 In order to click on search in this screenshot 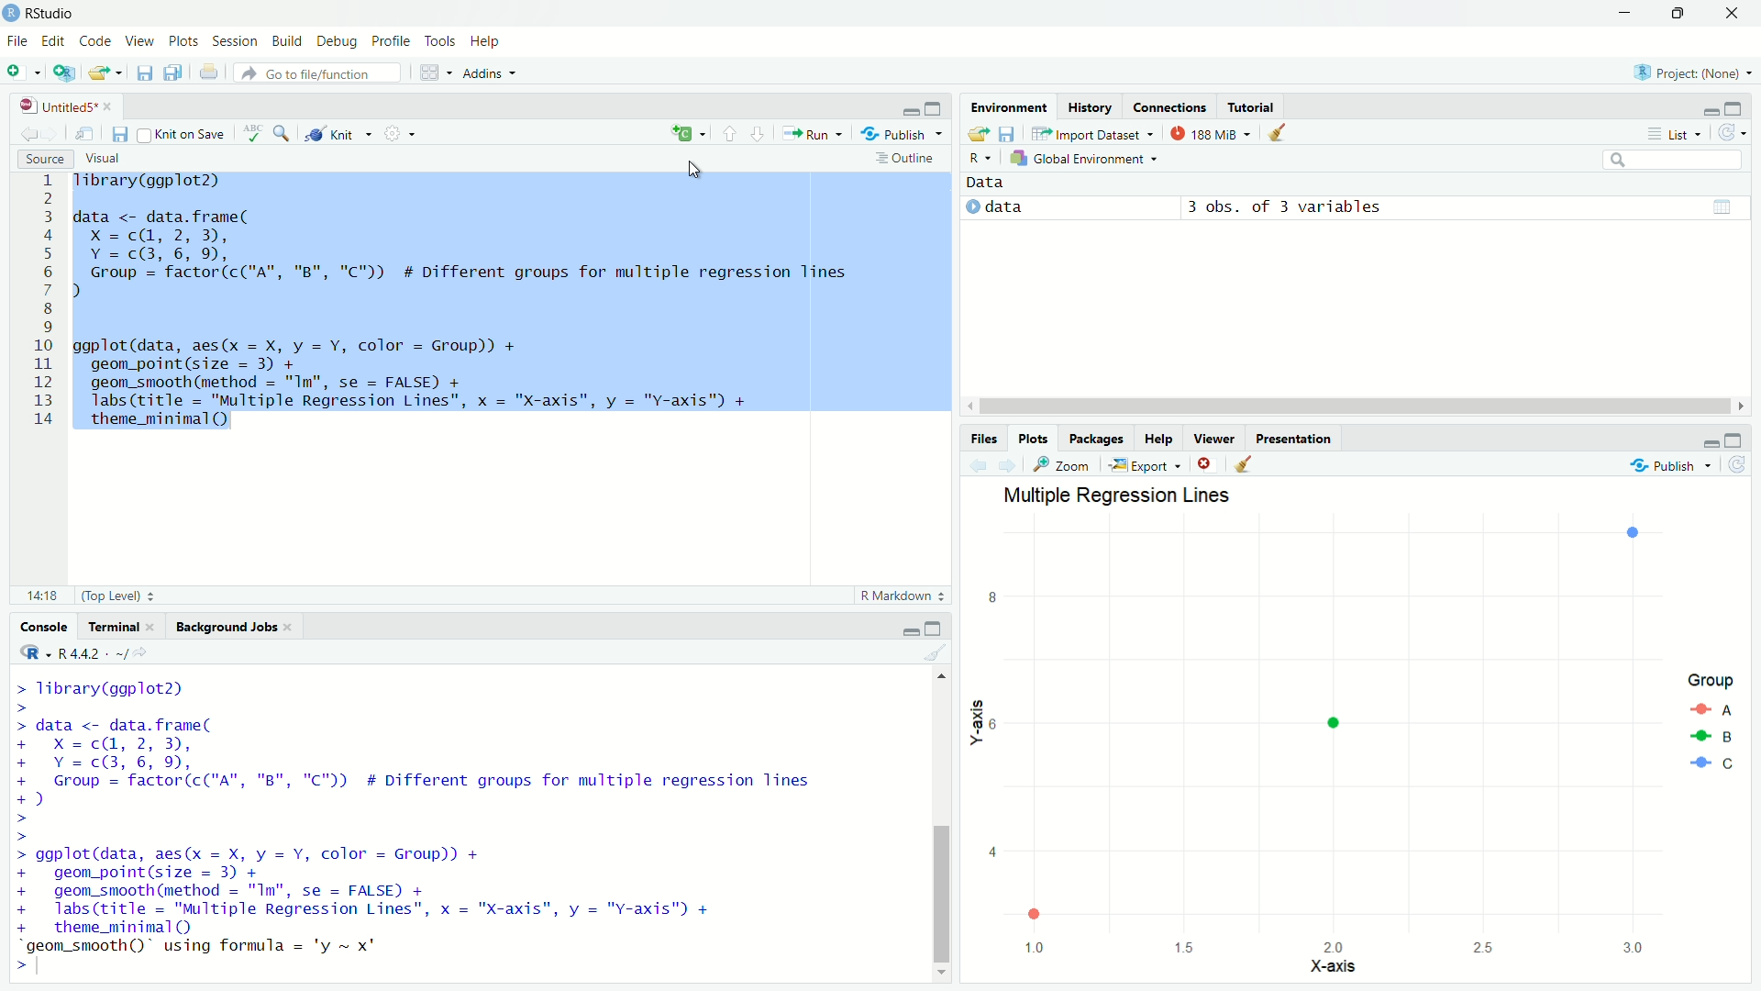, I will do `click(1683, 159)`.